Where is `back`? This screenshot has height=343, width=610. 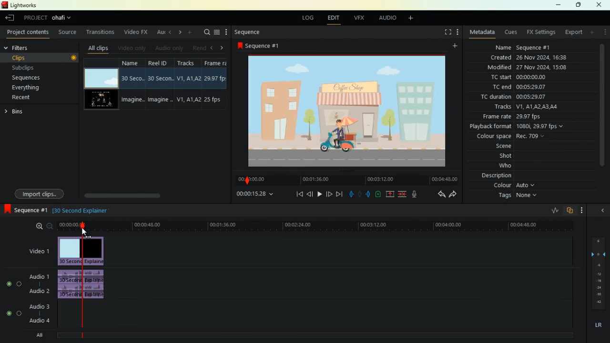
back is located at coordinates (10, 19).